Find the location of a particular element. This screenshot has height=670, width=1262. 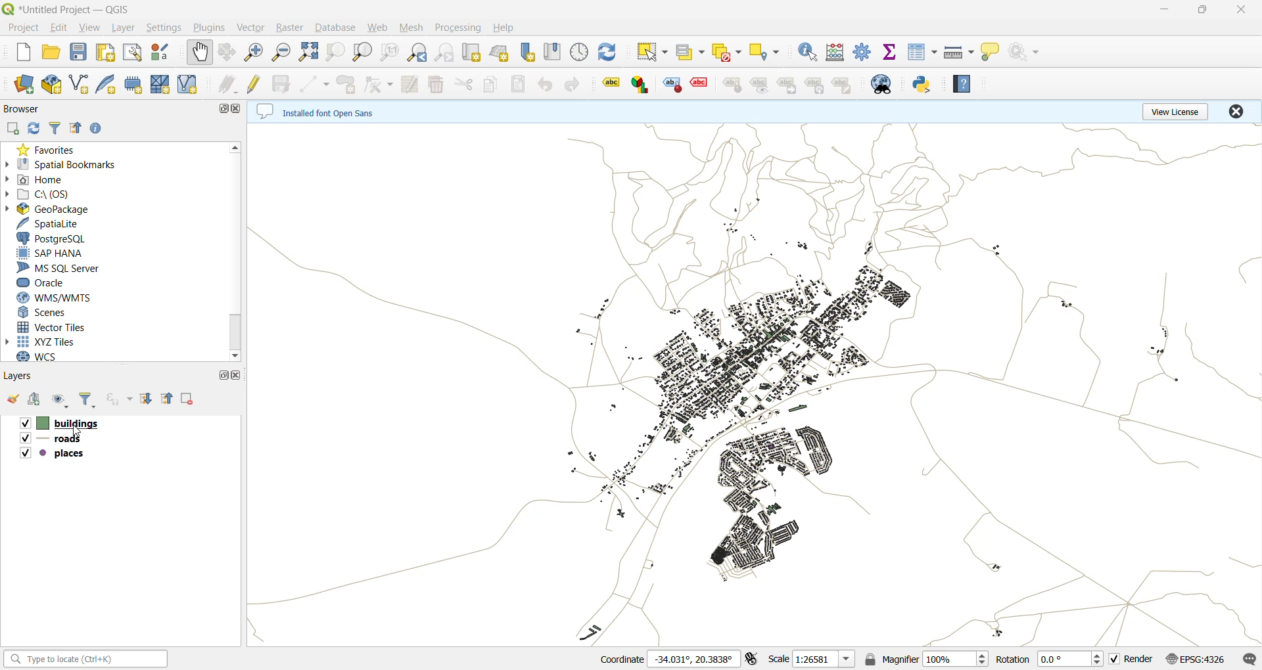

open is located at coordinates (51, 54).